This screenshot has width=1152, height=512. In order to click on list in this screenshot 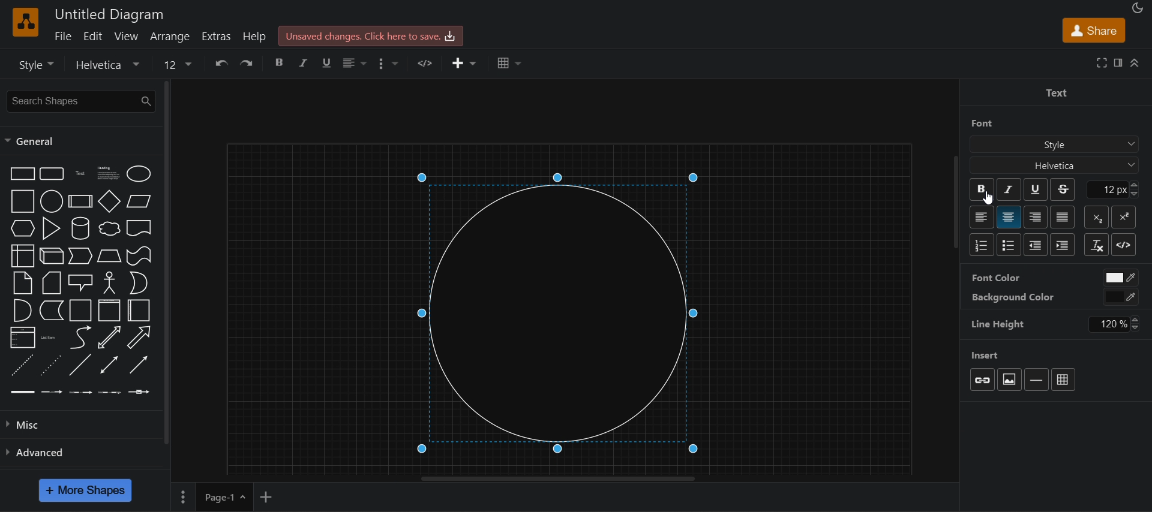, I will do `click(22, 336)`.